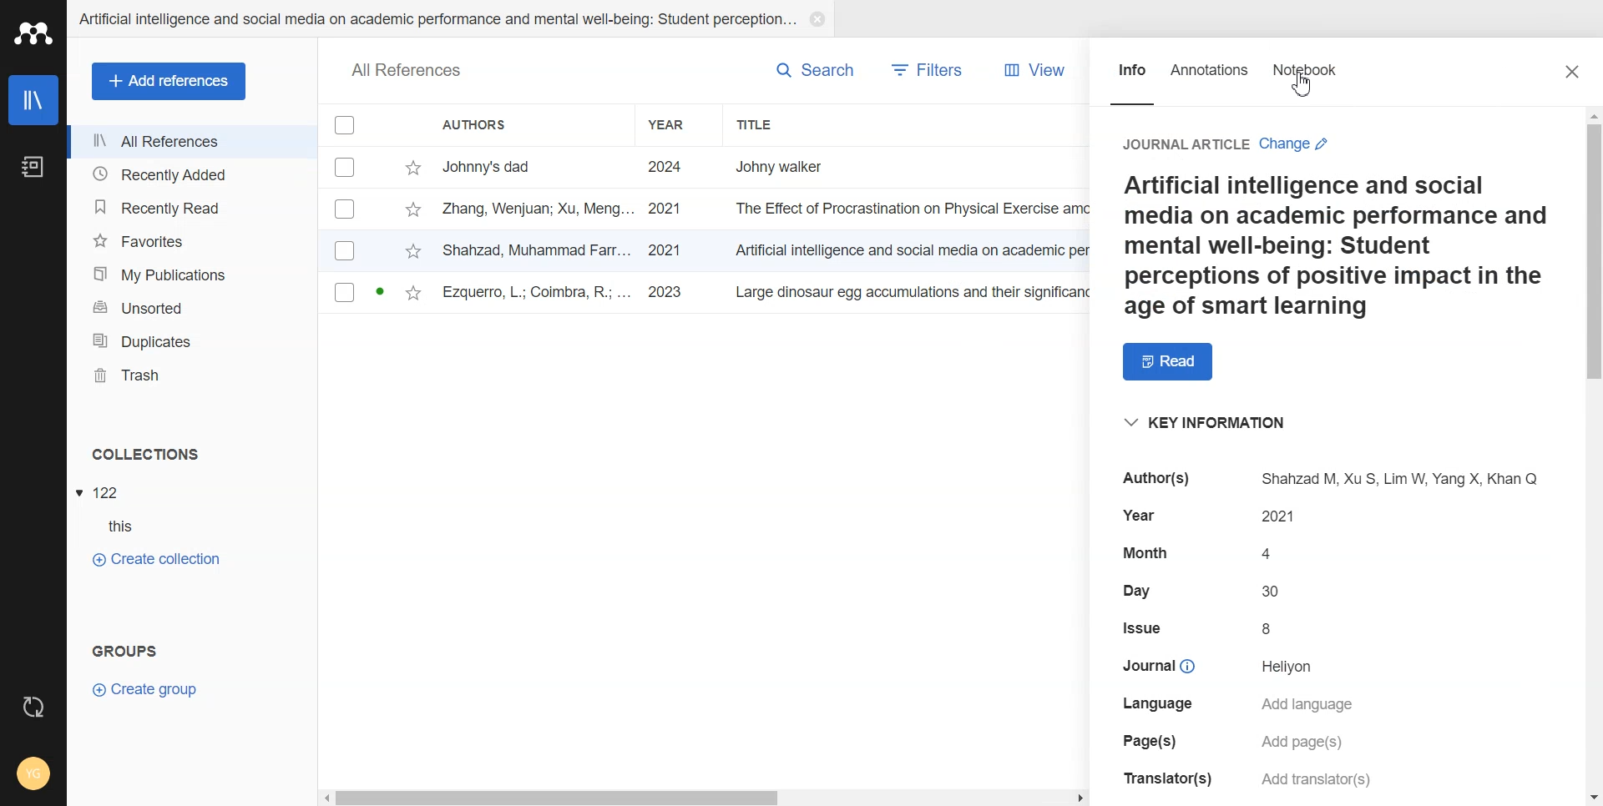 This screenshot has height=806, width=1603. Describe the element at coordinates (539, 249) in the screenshot. I see `shahzad, muhammad farr...` at that location.